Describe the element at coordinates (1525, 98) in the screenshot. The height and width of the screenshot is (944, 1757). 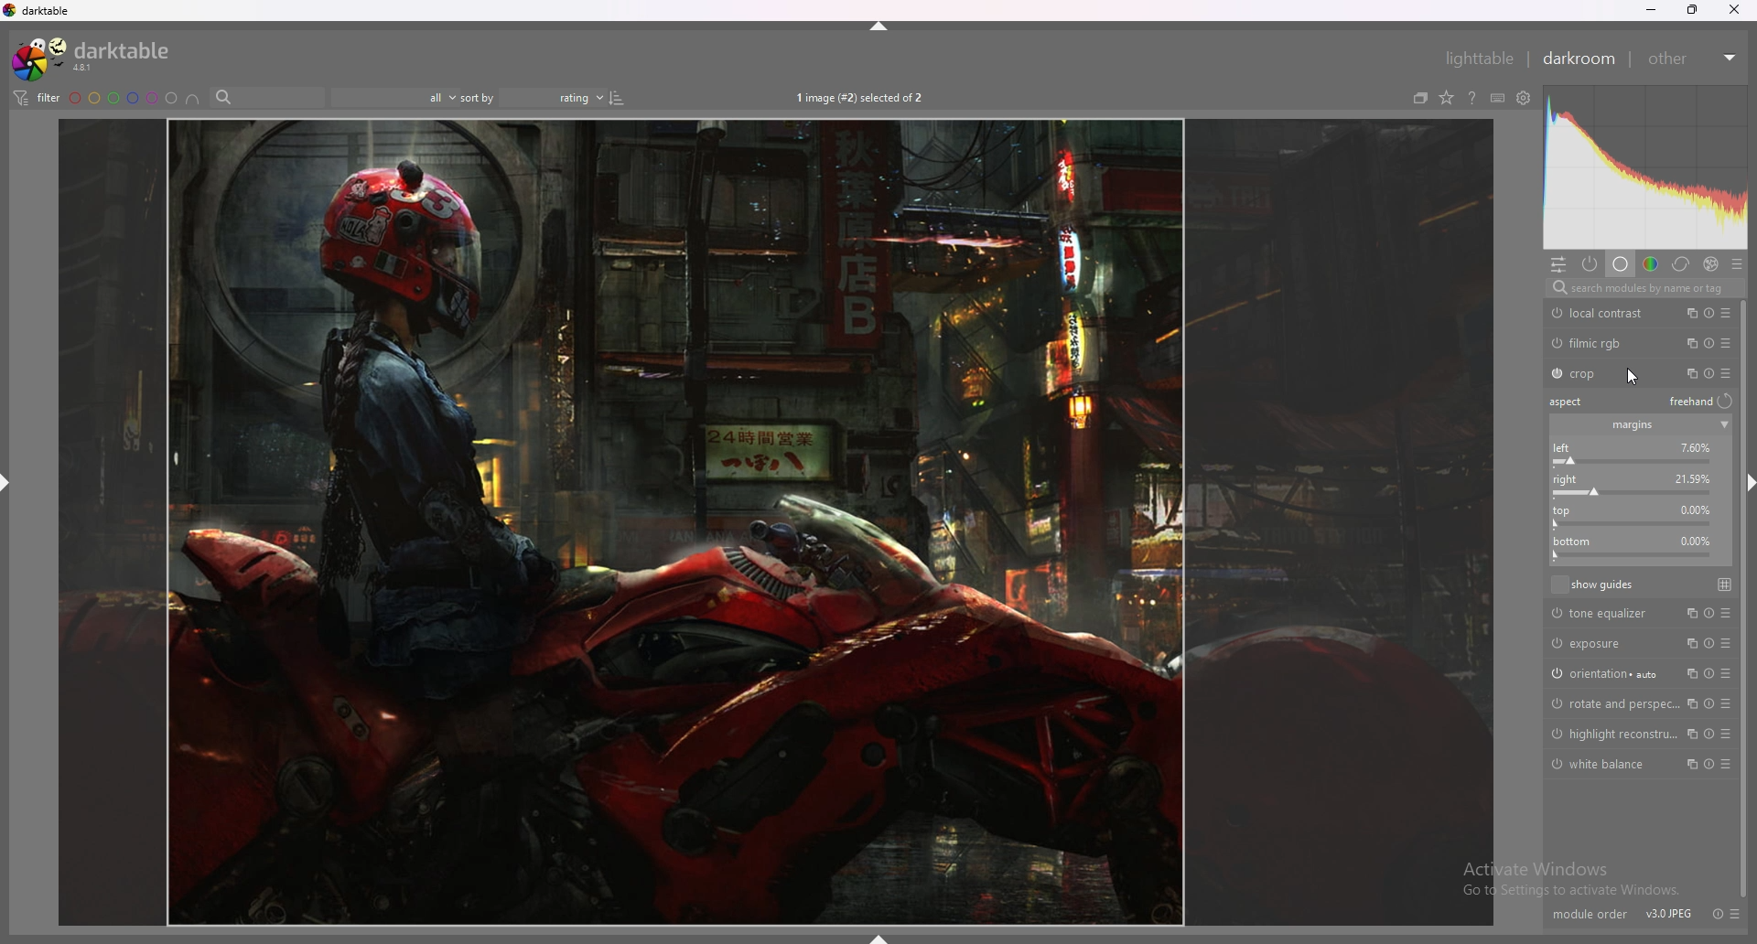
I see `see global preferences` at that location.